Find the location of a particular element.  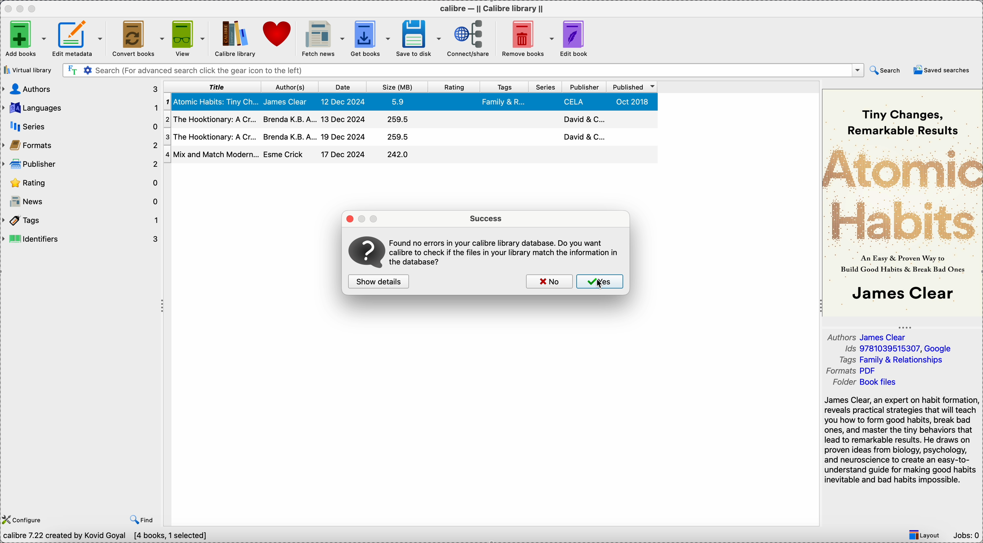

configure is located at coordinates (23, 519).